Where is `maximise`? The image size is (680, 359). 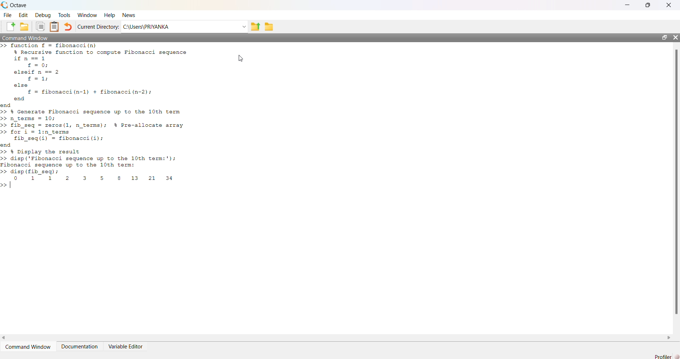
maximise is located at coordinates (662, 37).